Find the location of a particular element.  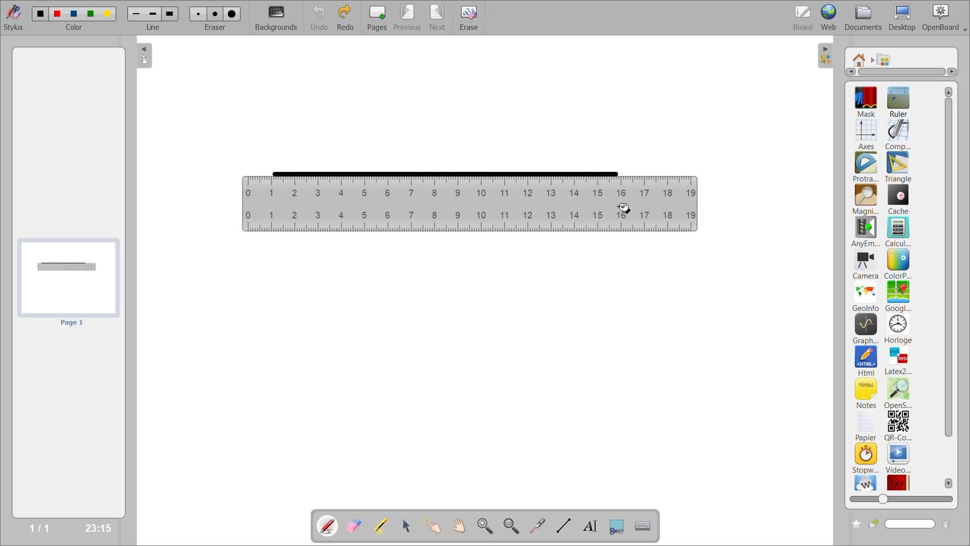

html is located at coordinates (867, 361).